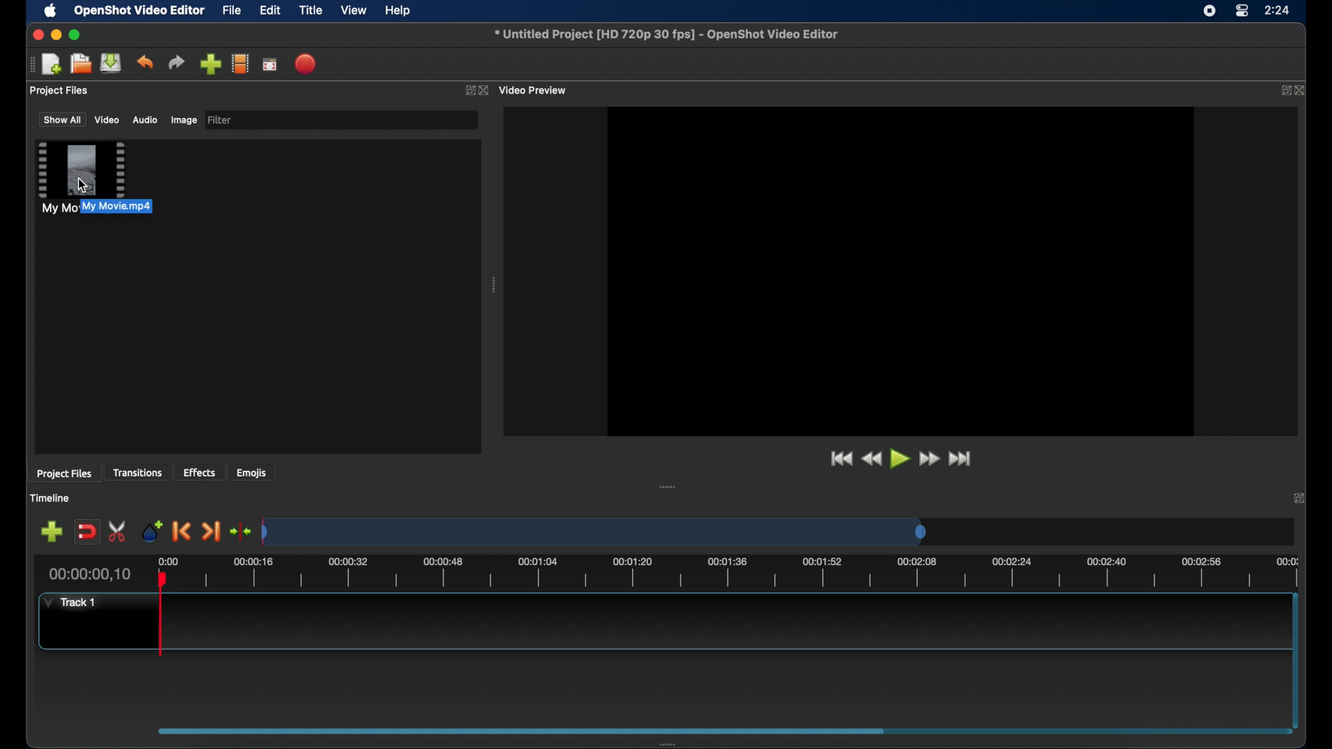 The width and height of the screenshot is (1332, 749). What do you see at coordinates (180, 531) in the screenshot?
I see `previous marker` at bounding box center [180, 531].